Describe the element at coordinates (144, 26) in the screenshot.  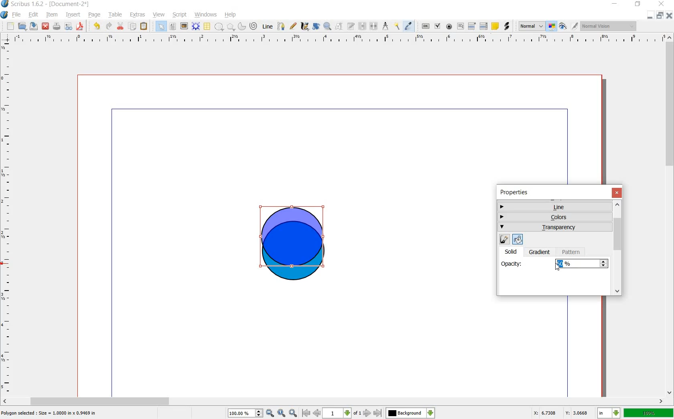
I see `paste` at that location.